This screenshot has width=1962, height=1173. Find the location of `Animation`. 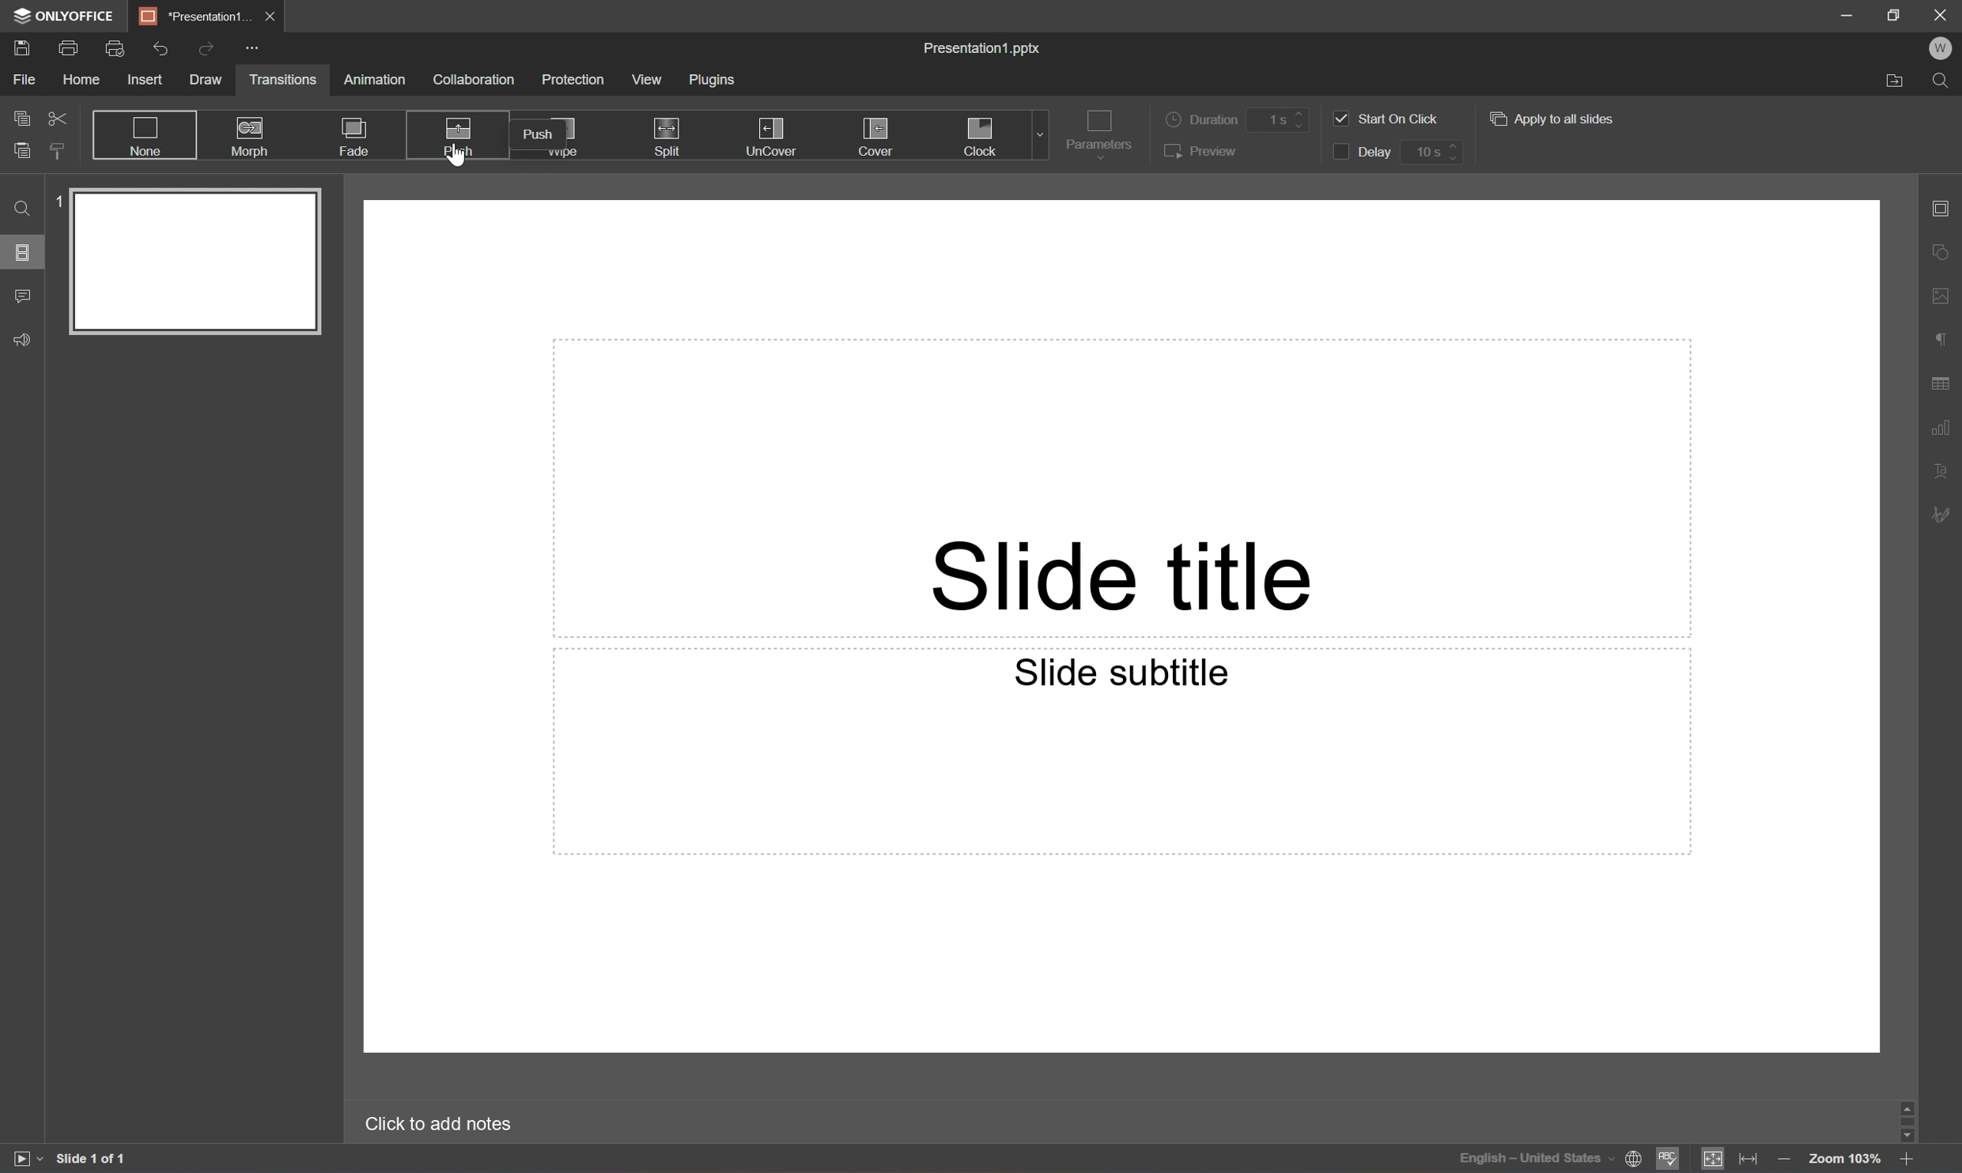

Animation is located at coordinates (374, 78).